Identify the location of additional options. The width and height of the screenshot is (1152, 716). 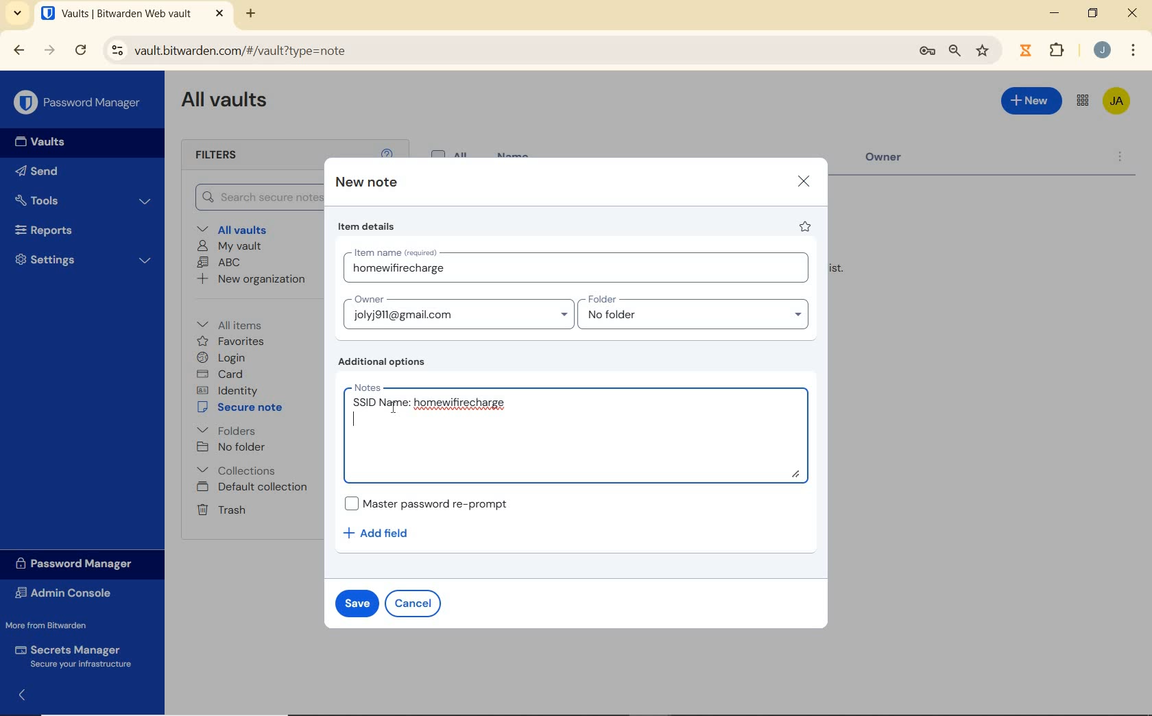
(386, 362).